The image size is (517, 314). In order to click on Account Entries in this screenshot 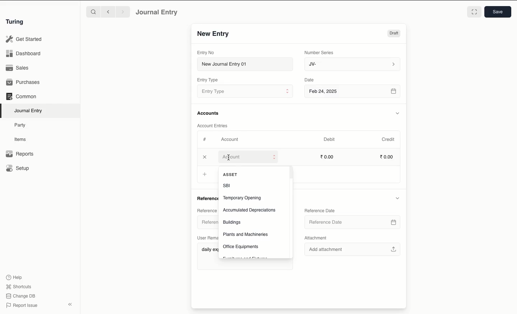, I will do `click(214, 125)`.